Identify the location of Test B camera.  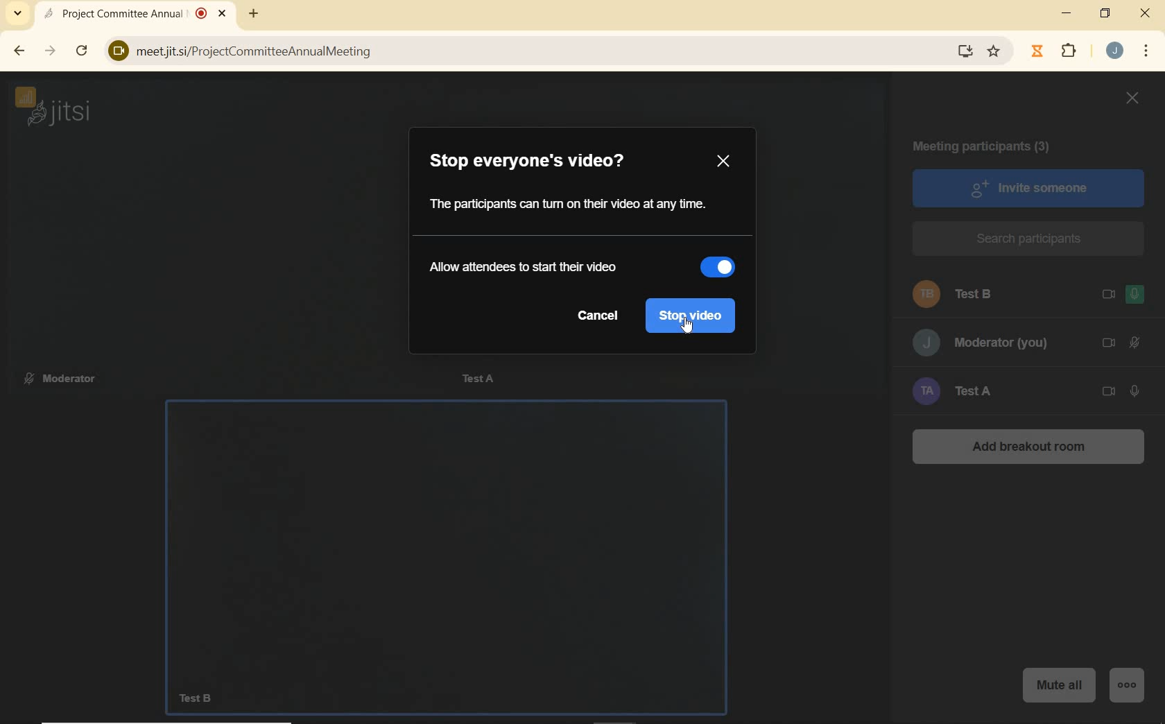
(447, 538).